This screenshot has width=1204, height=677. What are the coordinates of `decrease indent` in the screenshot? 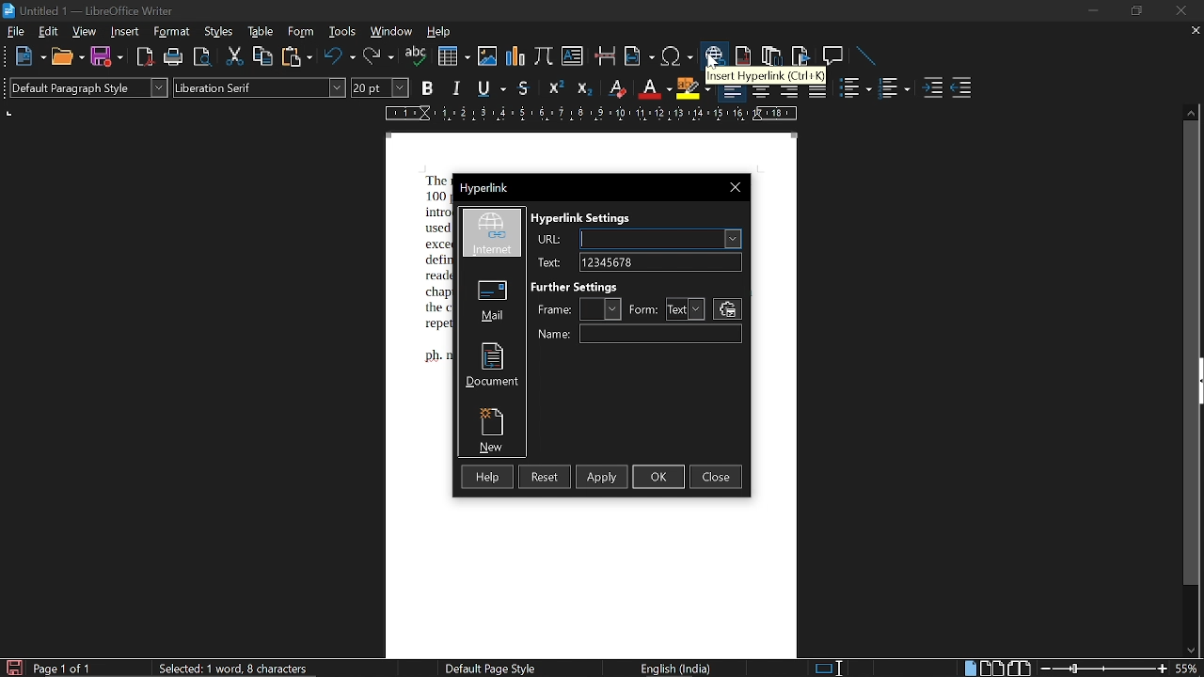 It's located at (963, 90).